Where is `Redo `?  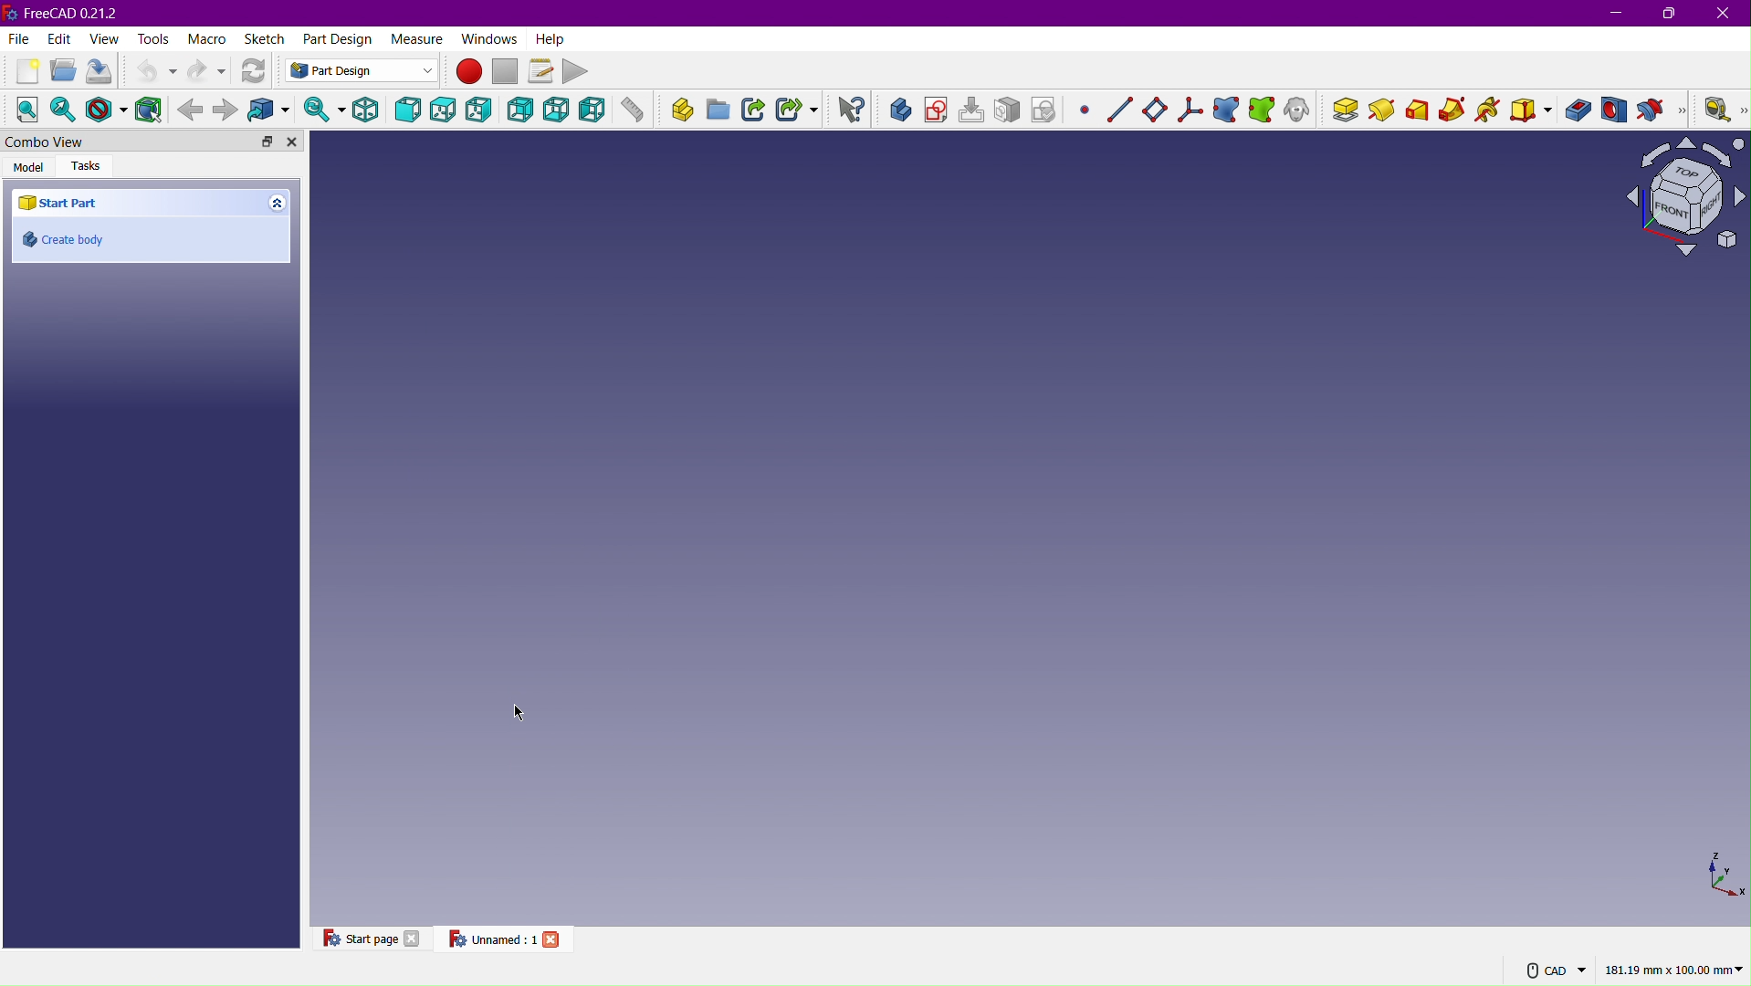
Redo  is located at coordinates (205, 69).